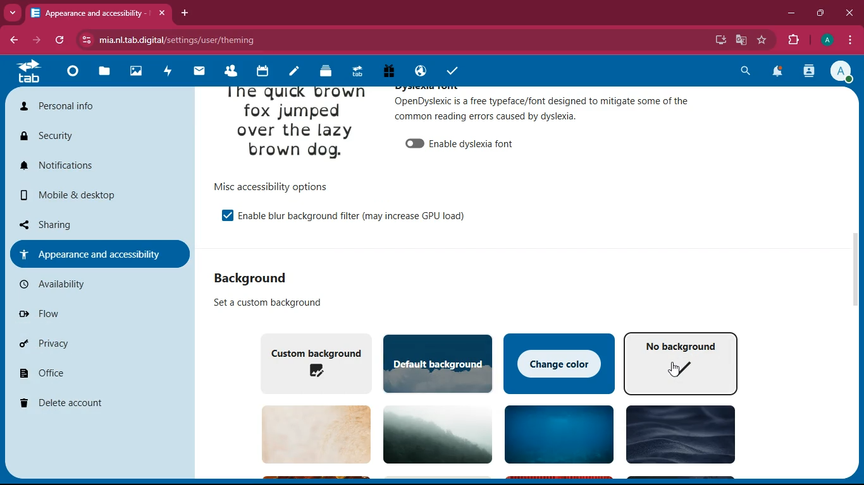  What do you see at coordinates (844, 72) in the screenshot?
I see `profile` at bounding box center [844, 72].